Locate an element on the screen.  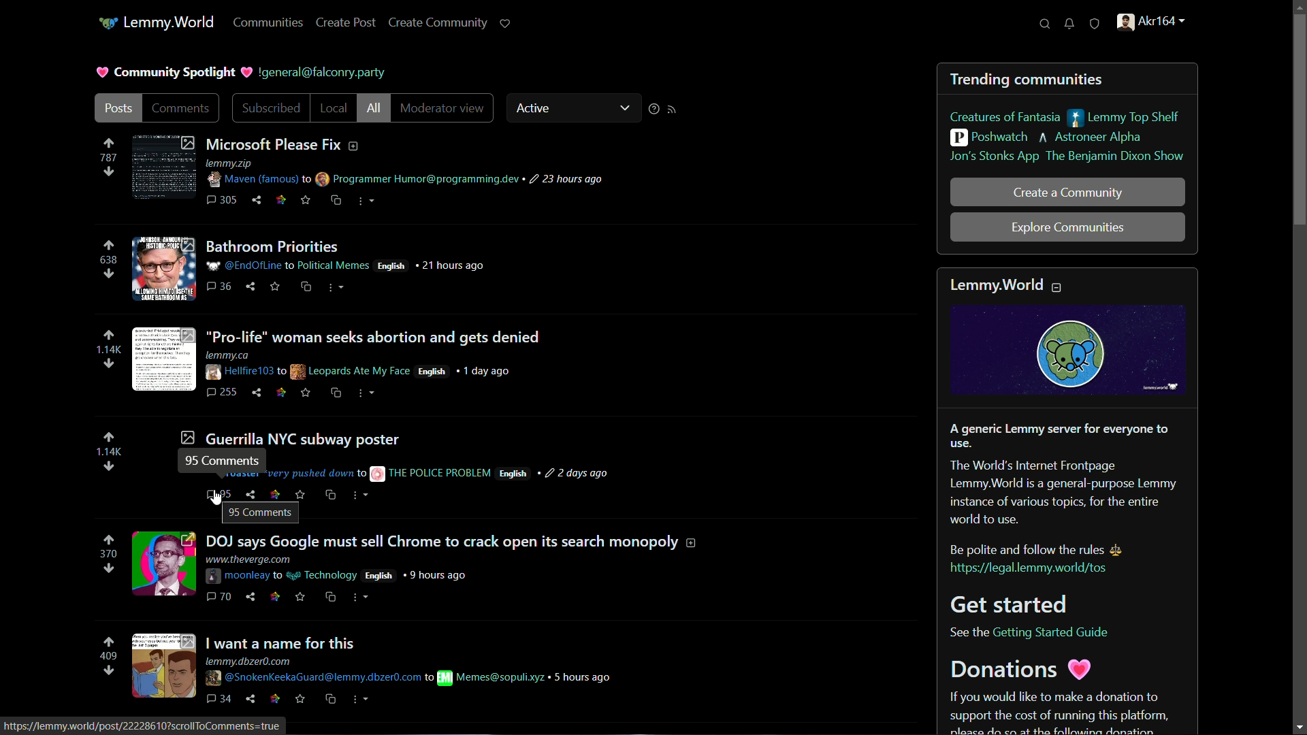
subscribed is located at coordinates (268, 109).